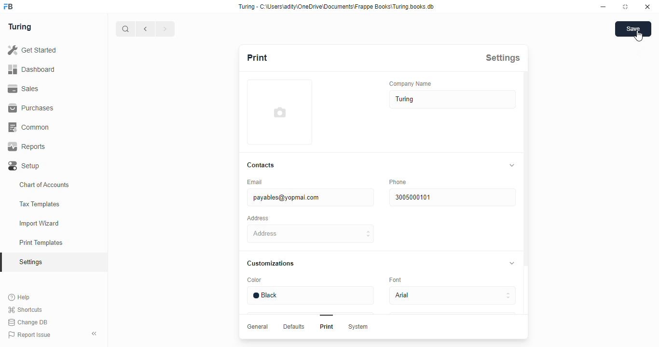  I want to click on Shortcuts, so click(27, 309).